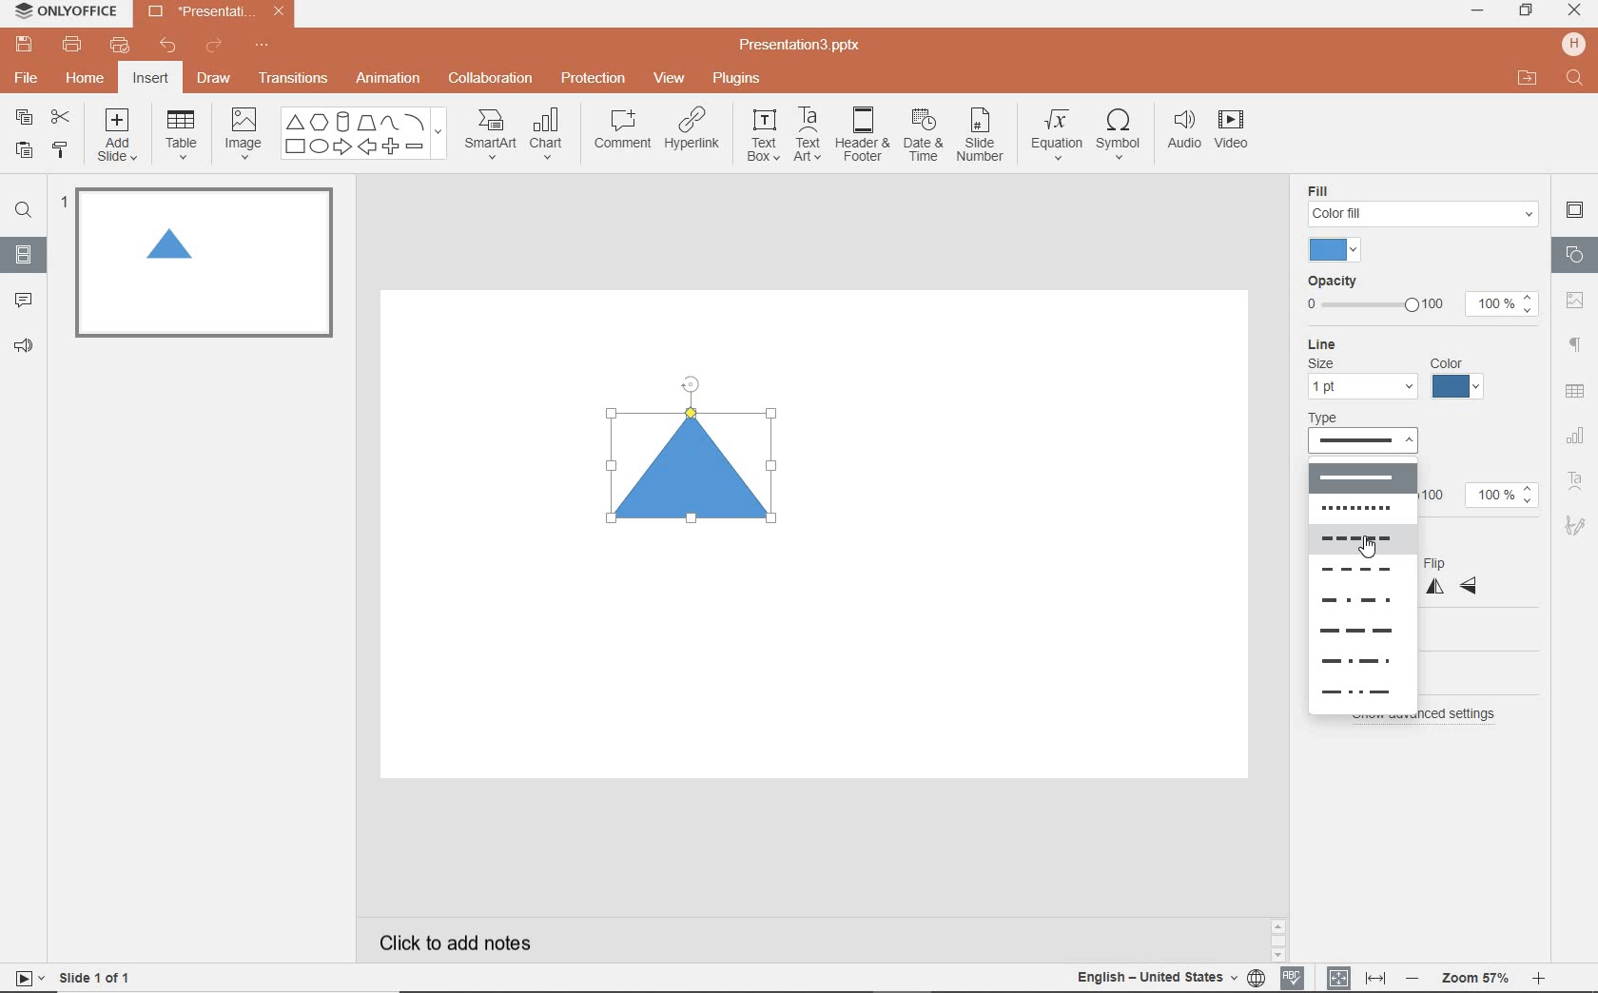 The width and height of the screenshot is (1598, 993). Describe the element at coordinates (1418, 297) in the screenshot. I see `opacity` at that location.